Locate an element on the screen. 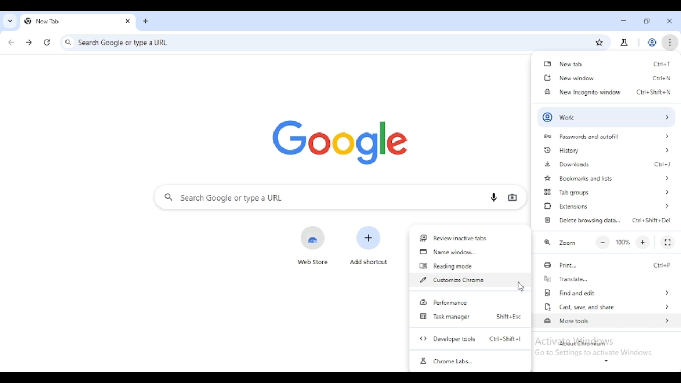 This screenshot has width=681, height=383. shortcut for downloads is located at coordinates (661, 164).